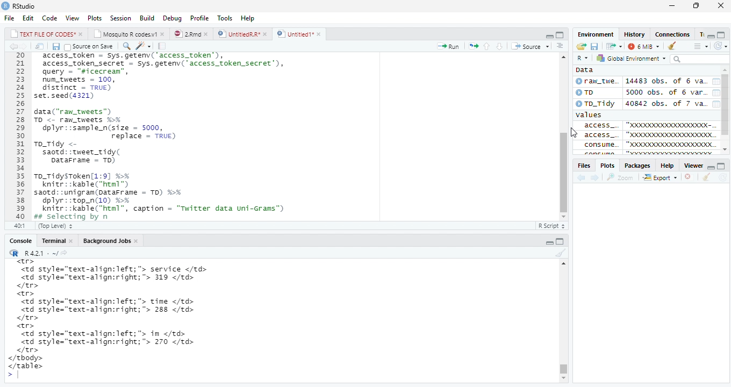 The height and width of the screenshot is (387, 731). I want to click on minimize/maximize, so click(718, 164).